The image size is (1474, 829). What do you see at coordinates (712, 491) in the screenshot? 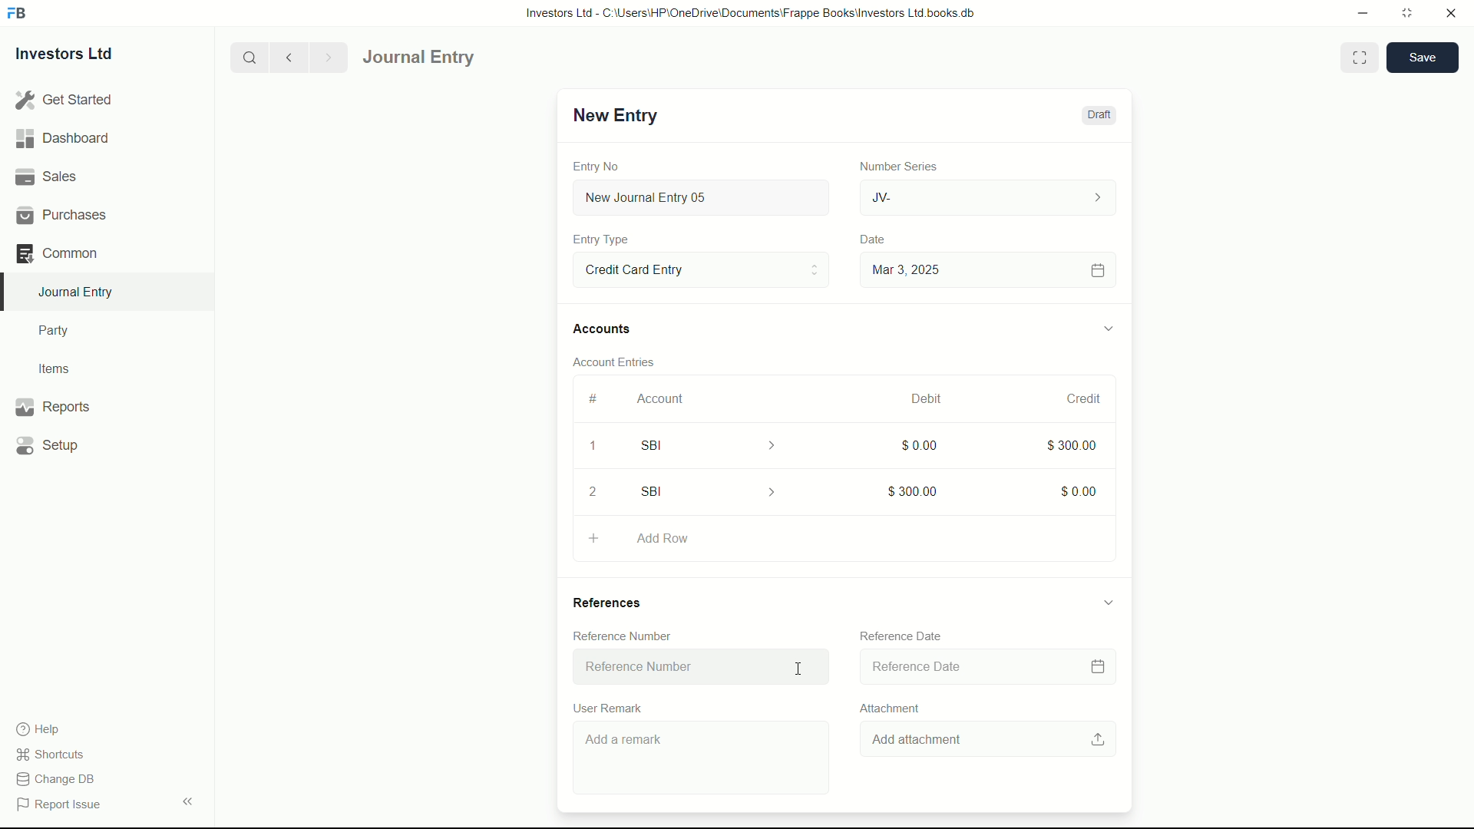
I see `SBI` at bounding box center [712, 491].